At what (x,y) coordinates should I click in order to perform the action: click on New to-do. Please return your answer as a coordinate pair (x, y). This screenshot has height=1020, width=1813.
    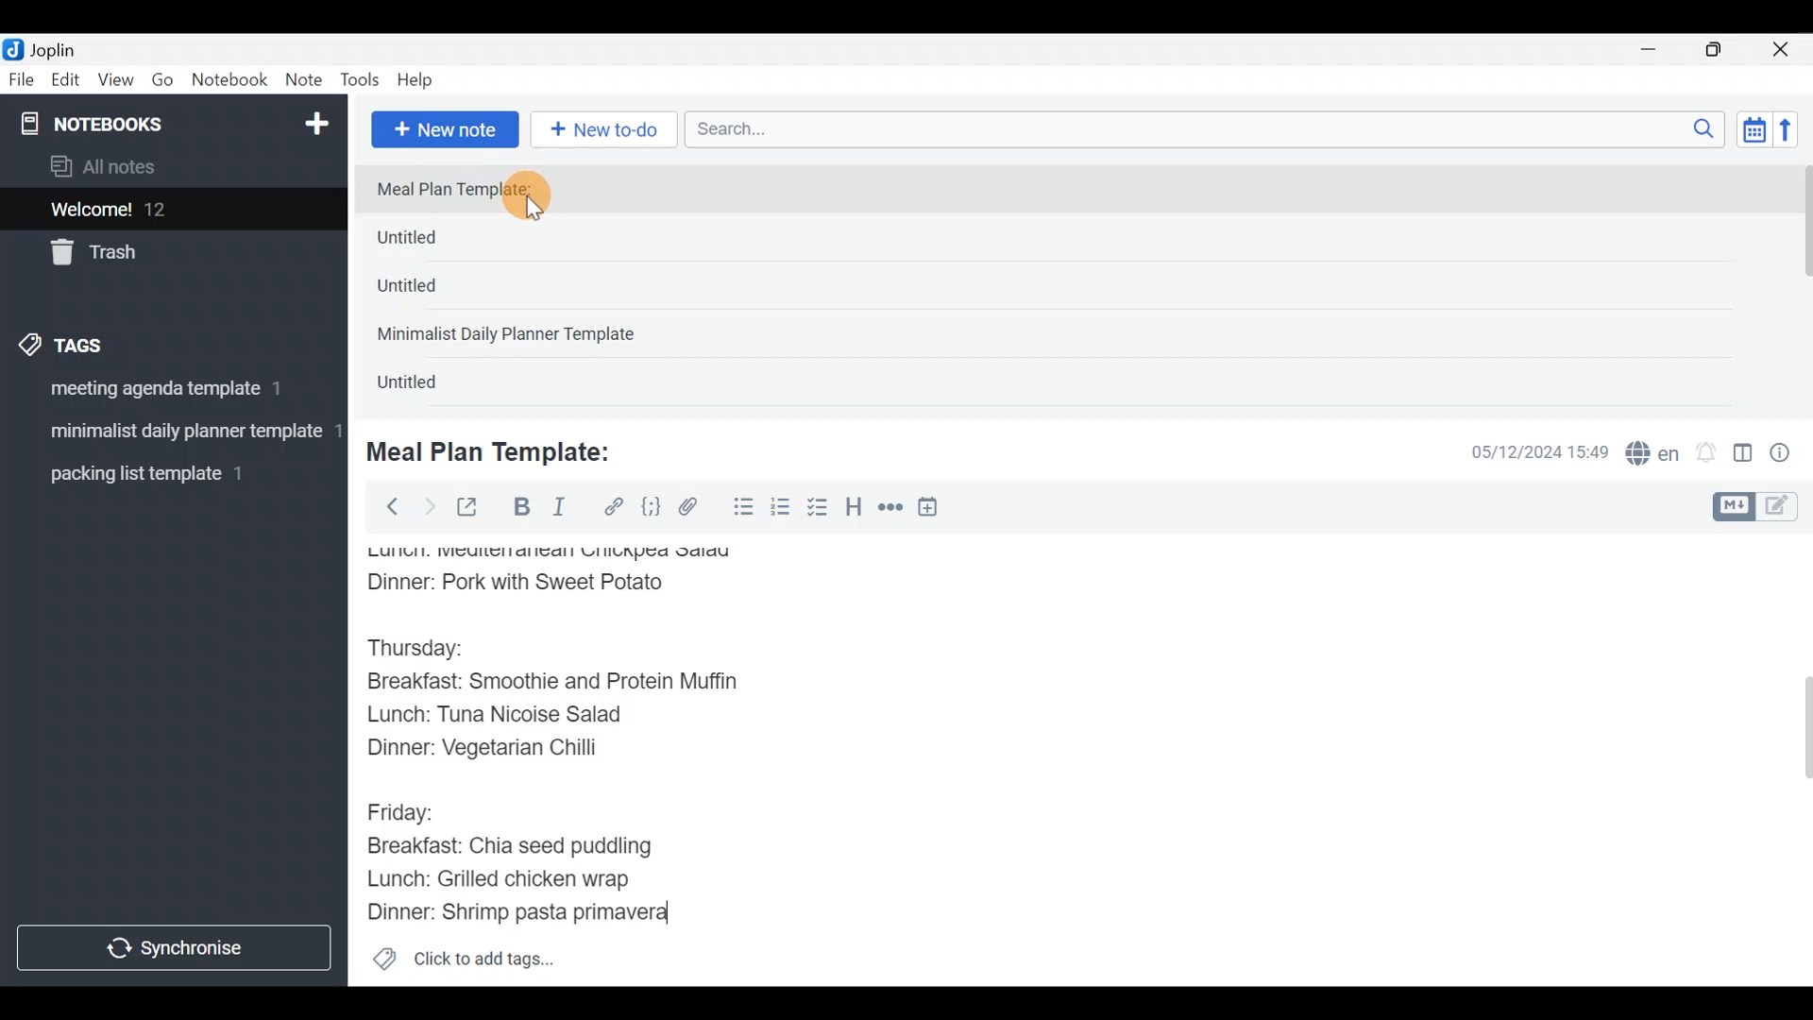
    Looking at the image, I should click on (608, 131).